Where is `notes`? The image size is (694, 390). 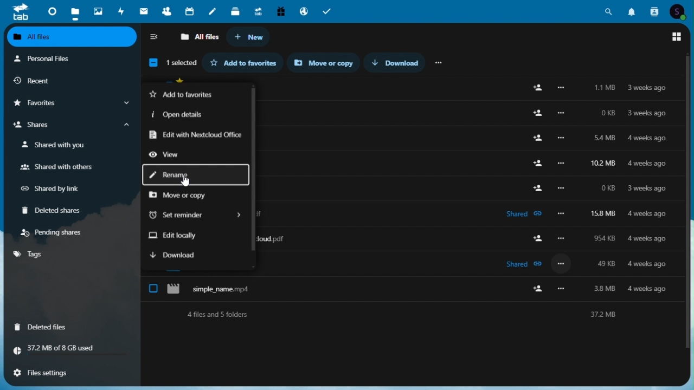 notes is located at coordinates (214, 9).